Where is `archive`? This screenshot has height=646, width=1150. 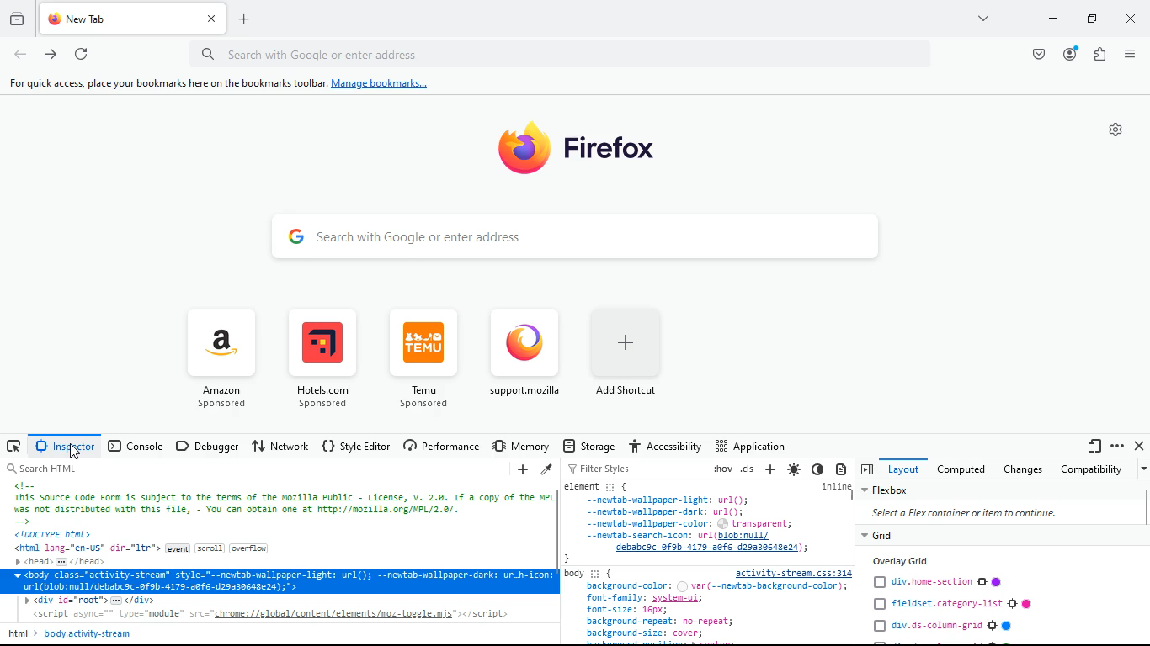 archive is located at coordinates (15, 20).